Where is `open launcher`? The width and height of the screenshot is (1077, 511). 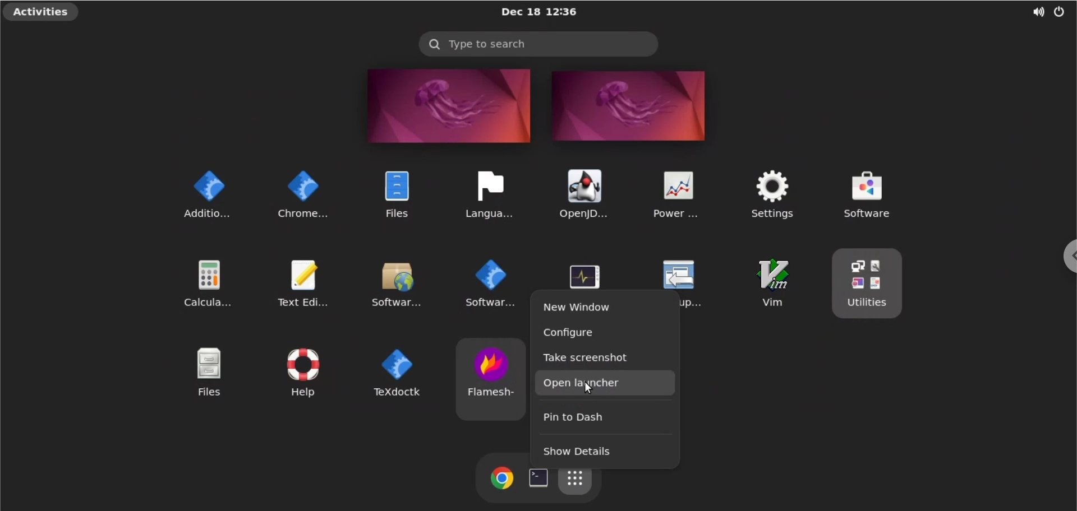
open launcher is located at coordinates (610, 383).